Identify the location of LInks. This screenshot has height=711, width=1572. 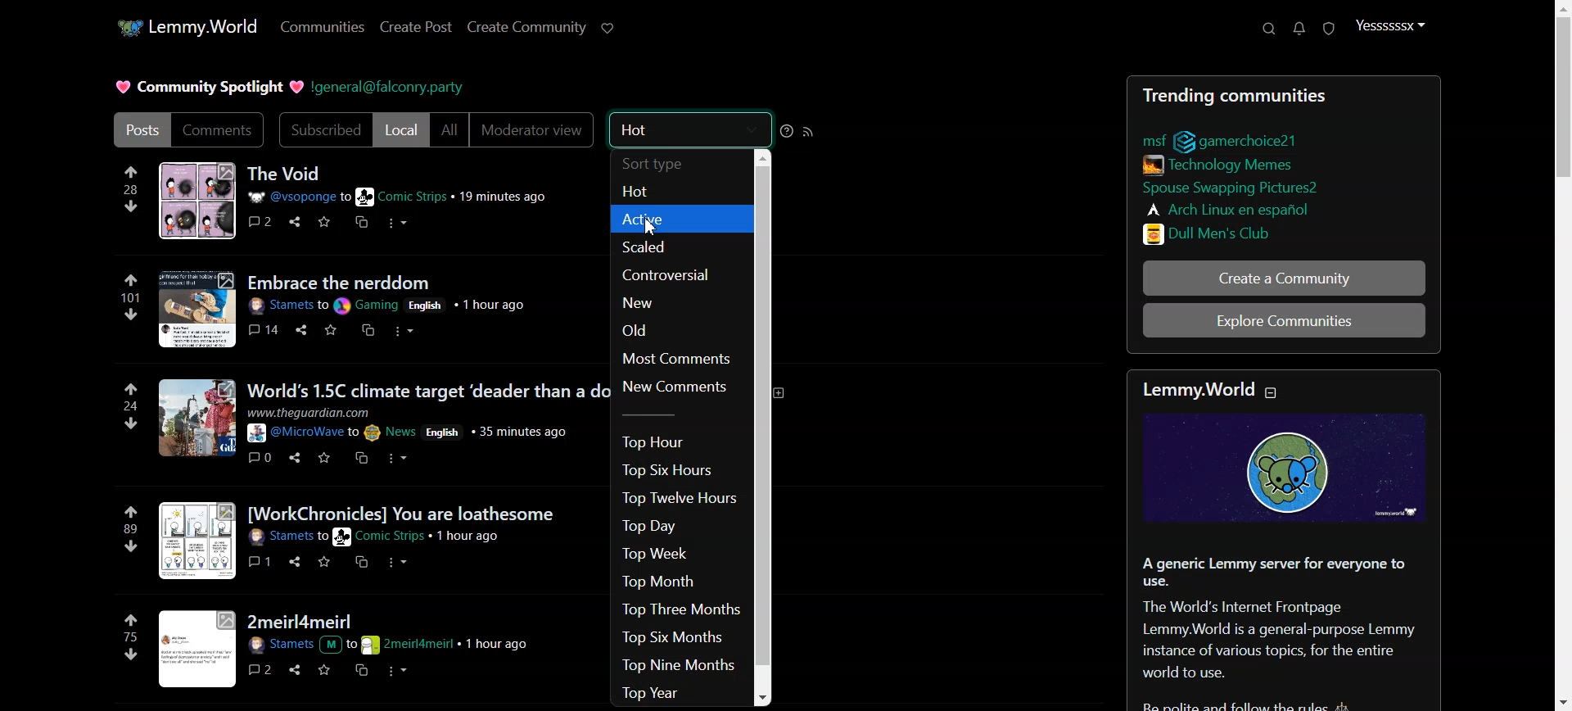
(1227, 208).